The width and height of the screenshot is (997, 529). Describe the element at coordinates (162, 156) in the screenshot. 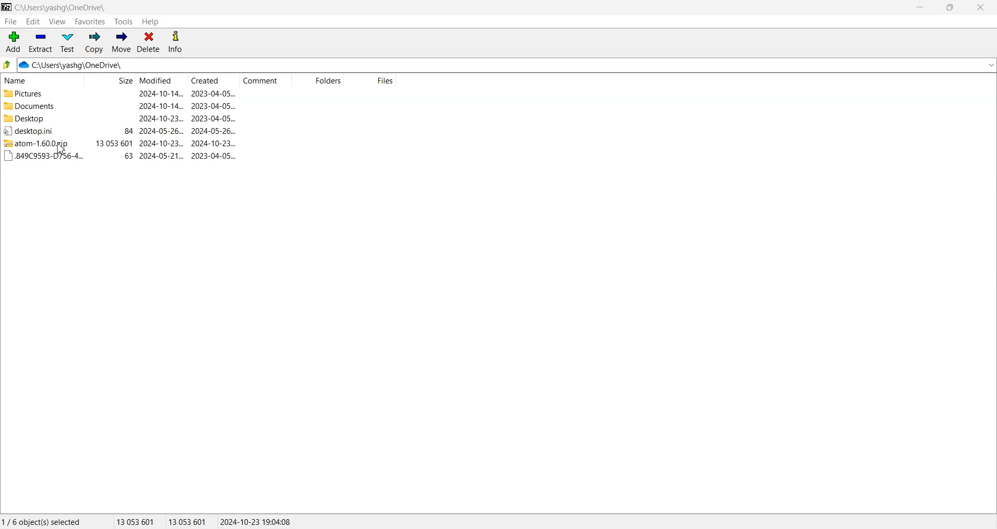

I see `2024-05-21` at that location.